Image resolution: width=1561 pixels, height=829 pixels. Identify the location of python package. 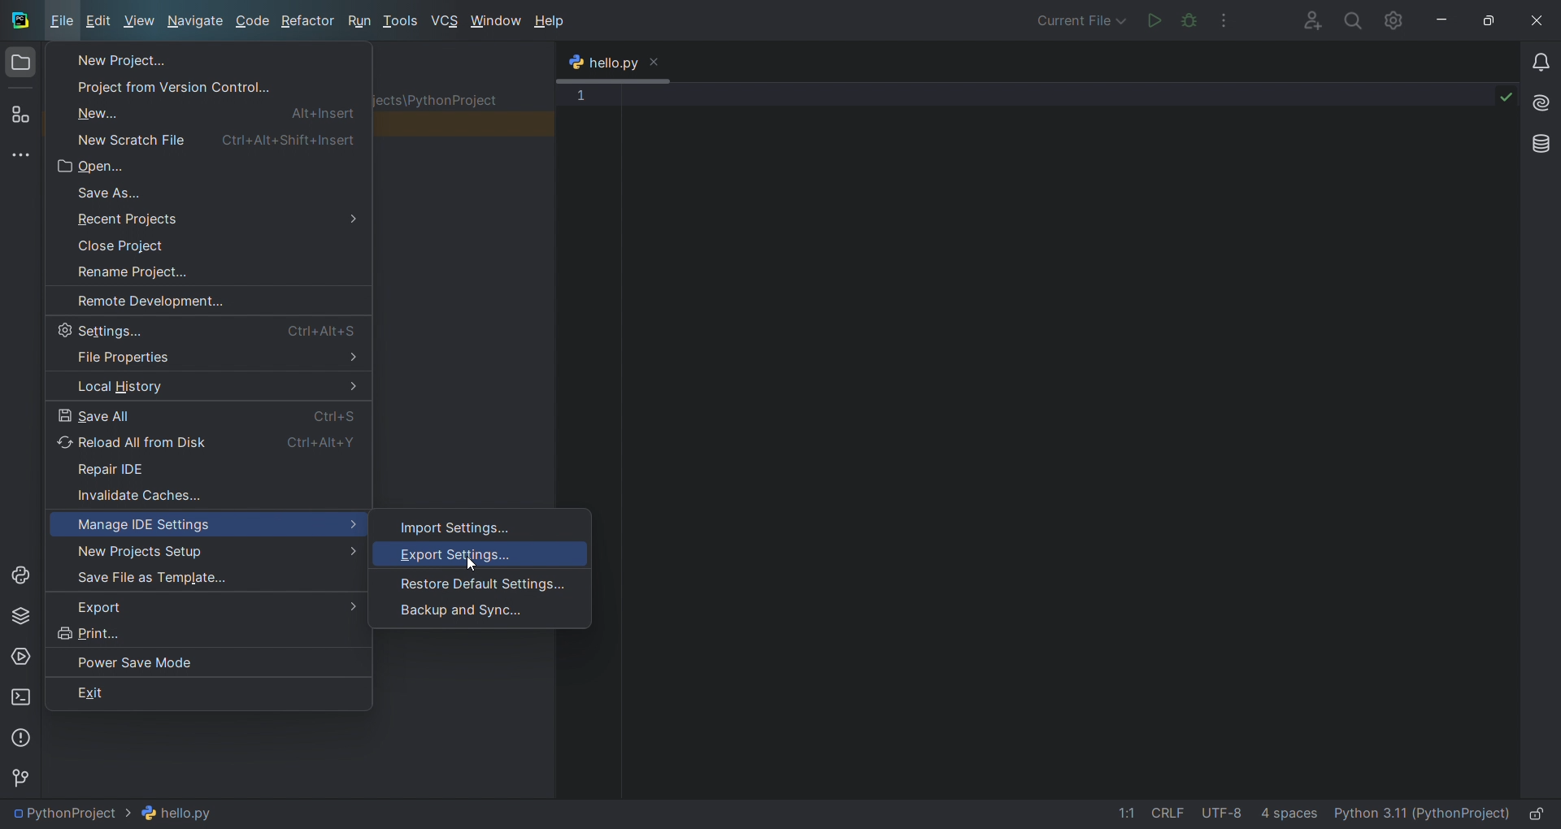
(20, 619).